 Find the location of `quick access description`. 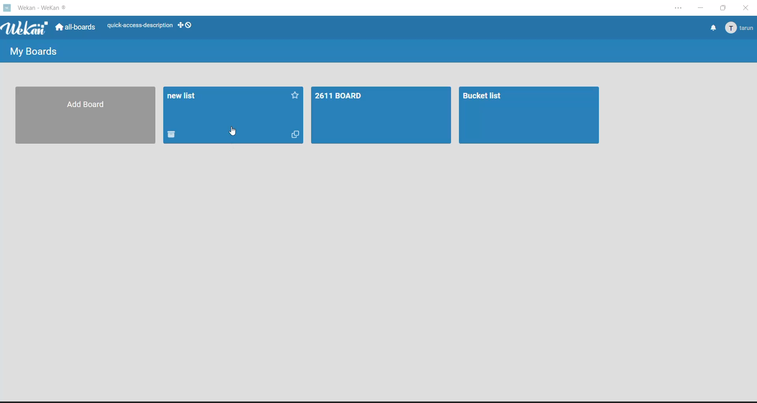

quick access description is located at coordinates (140, 27).